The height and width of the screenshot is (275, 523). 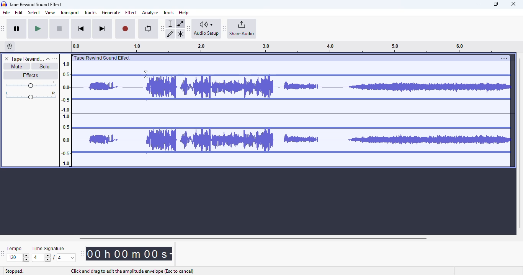 What do you see at coordinates (67, 257) in the screenshot?
I see `Max. time signature options` at bounding box center [67, 257].